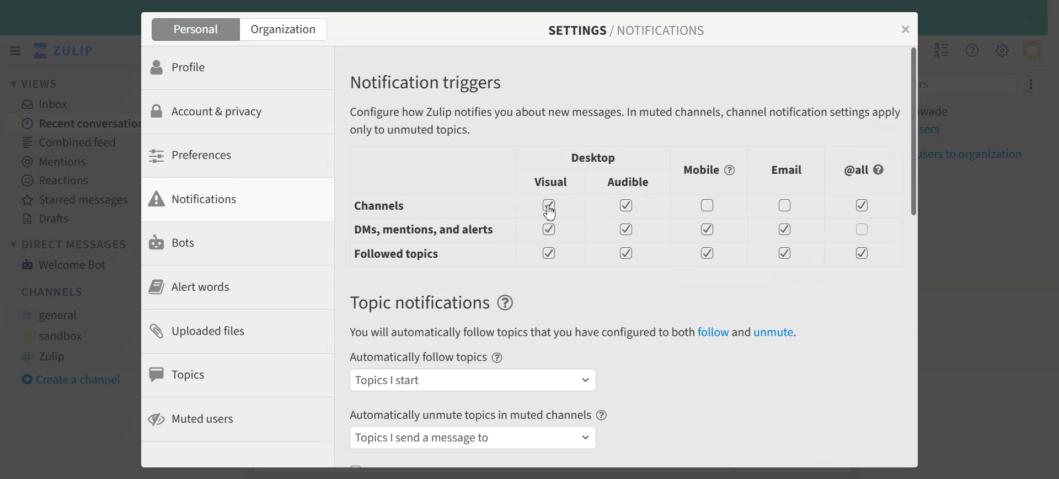 Image resolution: width=1059 pixels, height=479 pixels. What do you see at coordinates (56, 316) in the screenshot?
I see `#general` at bounding box center [56, 316].